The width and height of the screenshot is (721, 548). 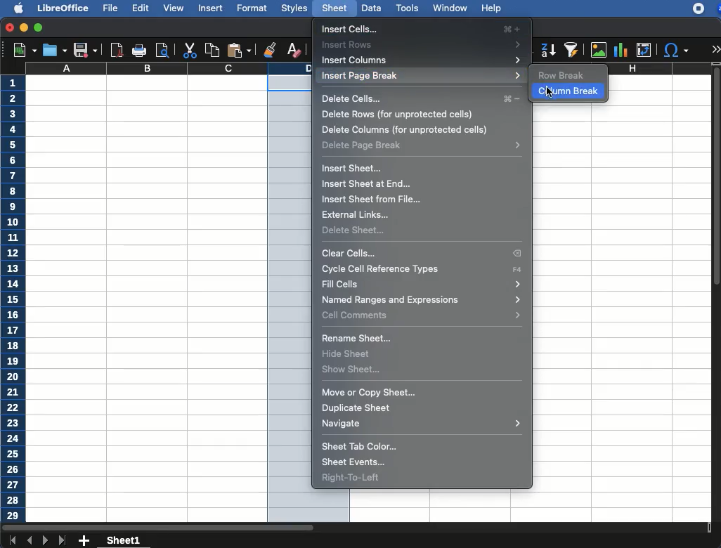 I want to click on sheet events, so click(x=353, y=462).